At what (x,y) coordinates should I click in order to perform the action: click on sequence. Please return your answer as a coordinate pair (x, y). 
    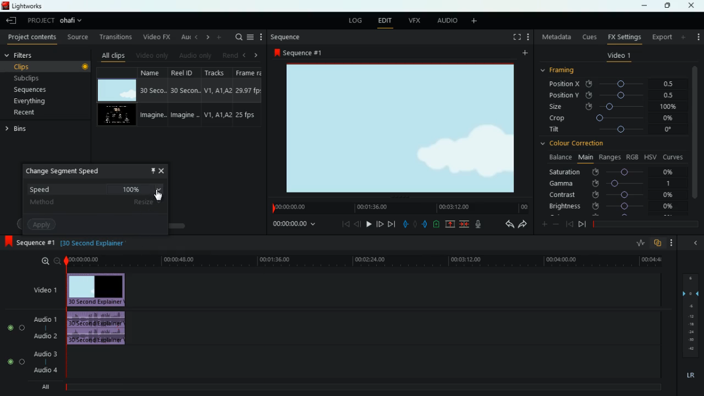
    Looking at the image, I should click on (298, 52).